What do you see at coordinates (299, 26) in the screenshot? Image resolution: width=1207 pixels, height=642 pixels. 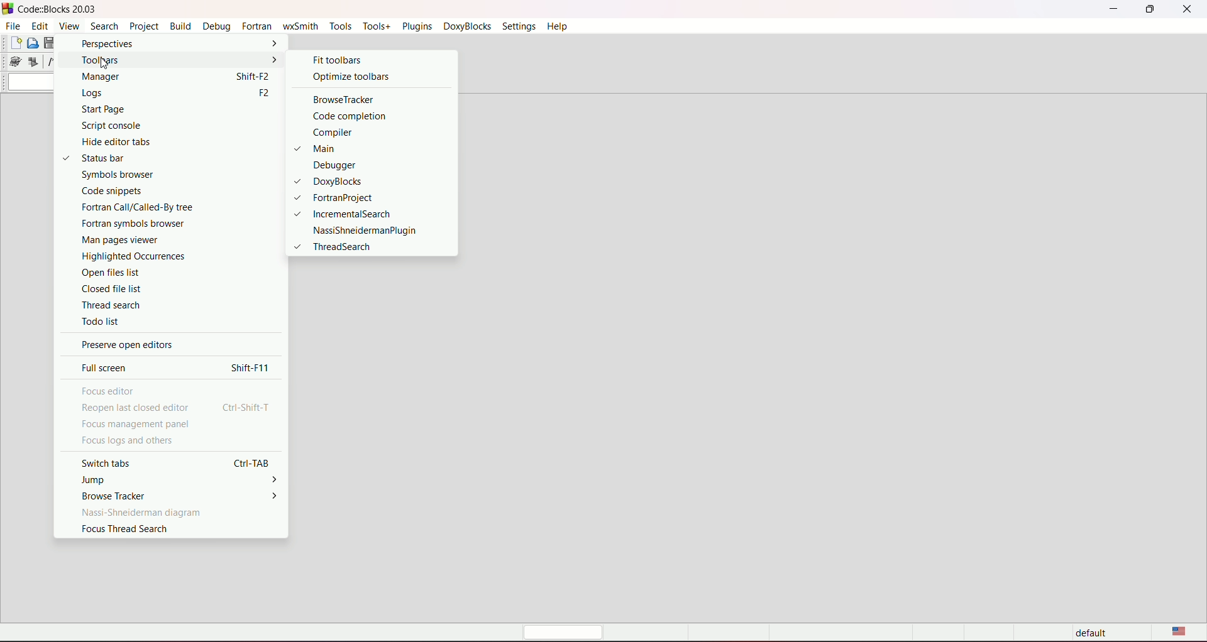 I see `wxsmith` at bounding box center [299, 26].